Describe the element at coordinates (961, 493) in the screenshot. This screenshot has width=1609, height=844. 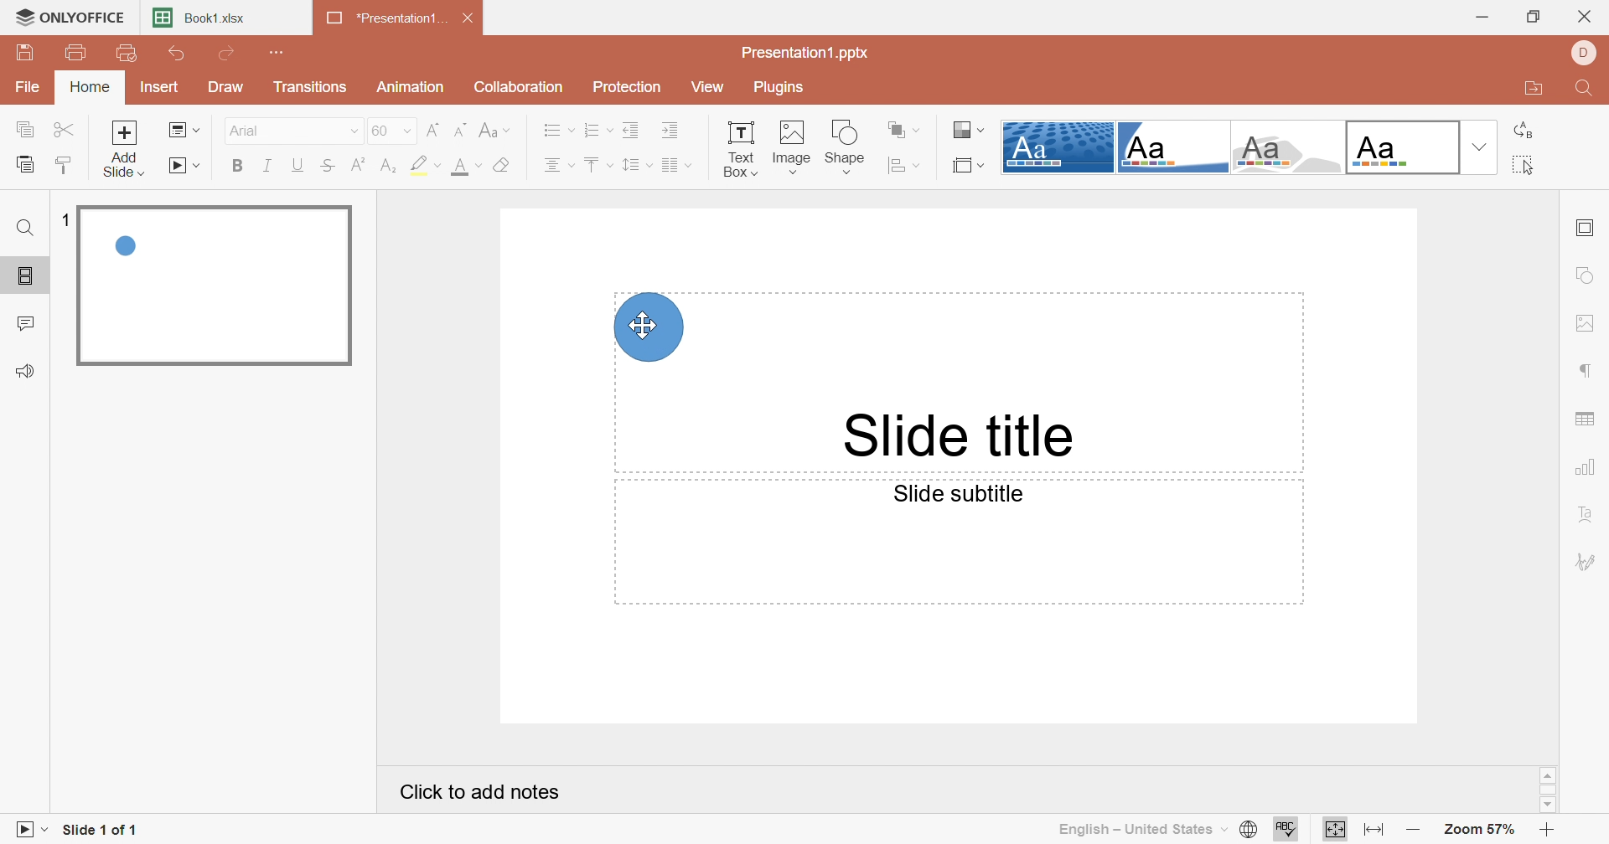
I see `Slide subtitle` at that location.